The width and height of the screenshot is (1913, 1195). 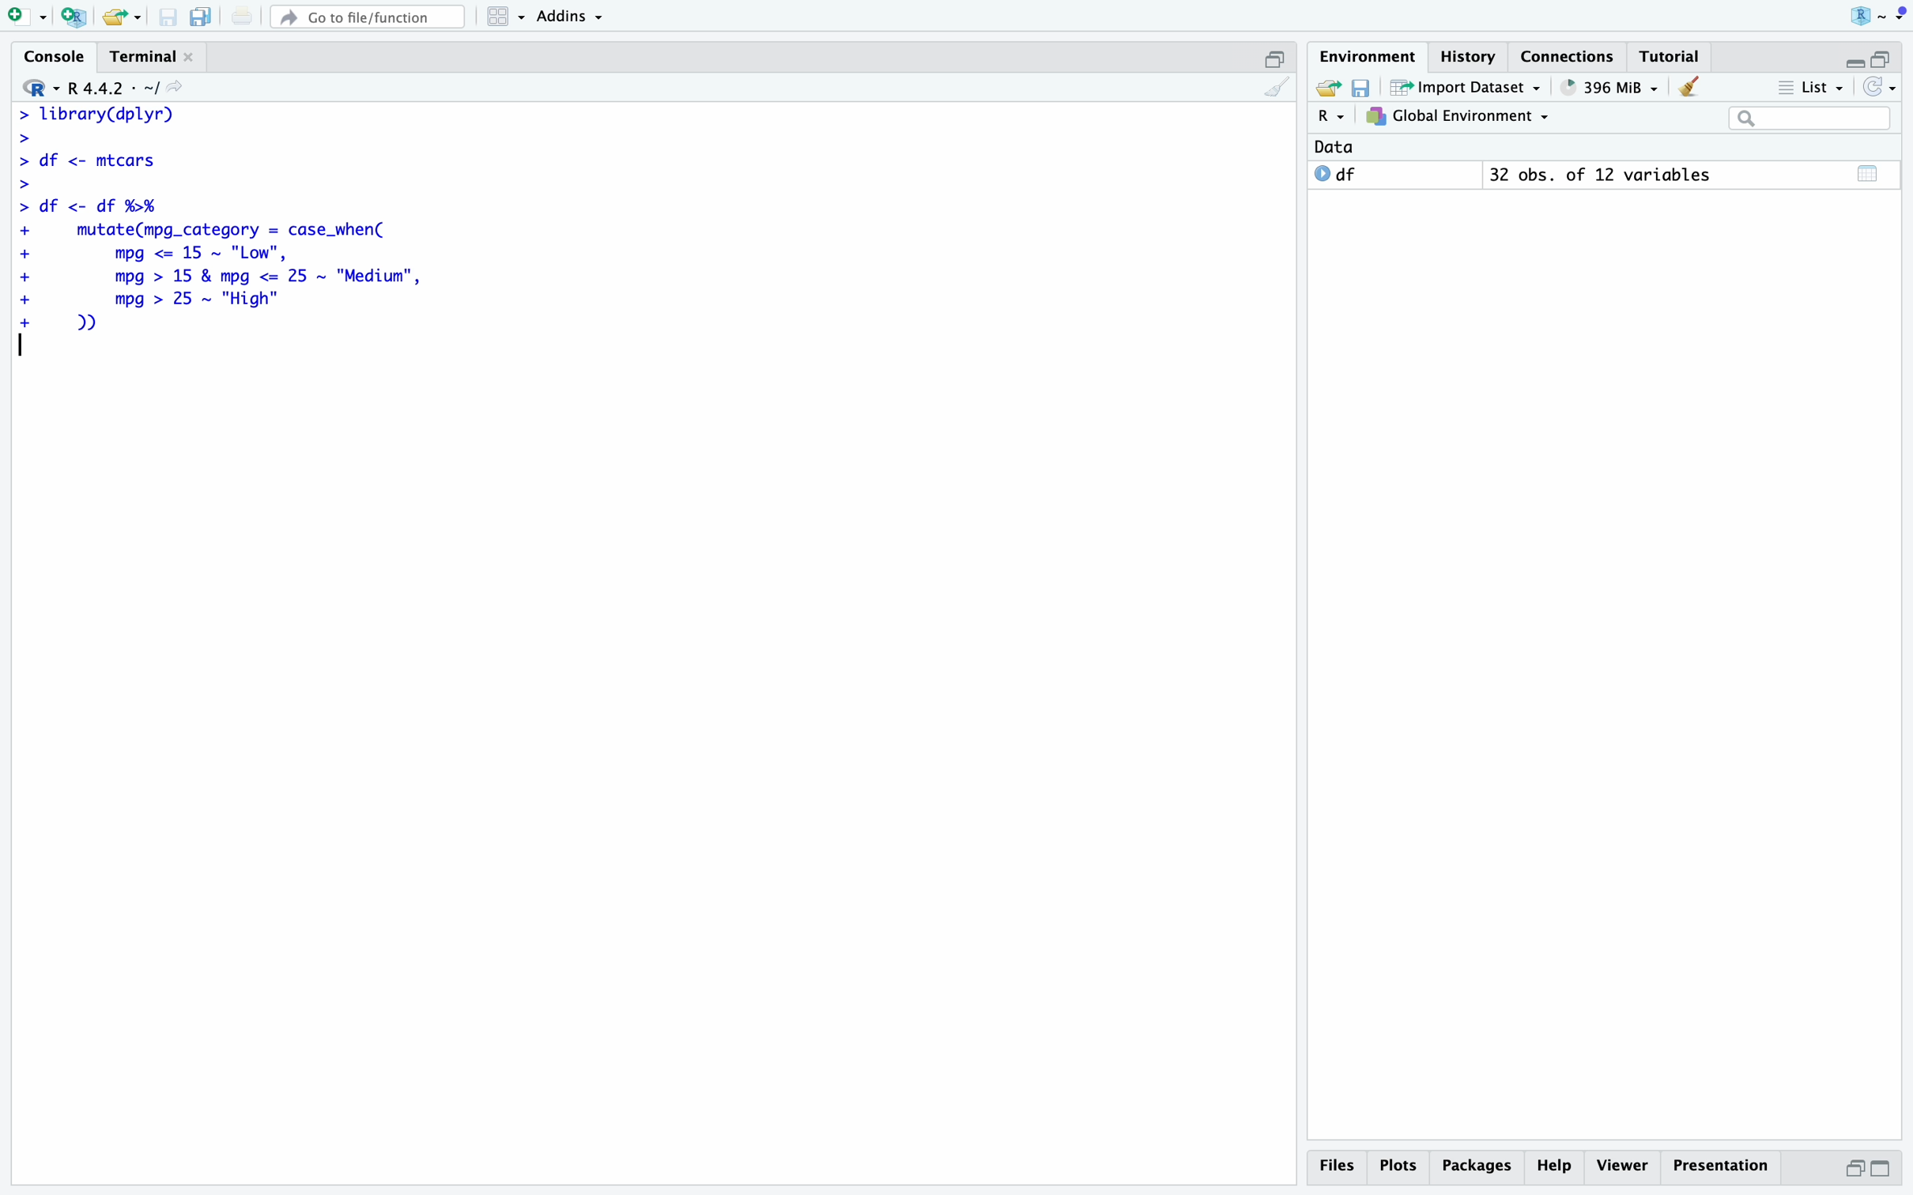 What do you see at coordinates (1881, 58) in the screenshot?
I see `open in separate window` at bounding box center [1881, 58].